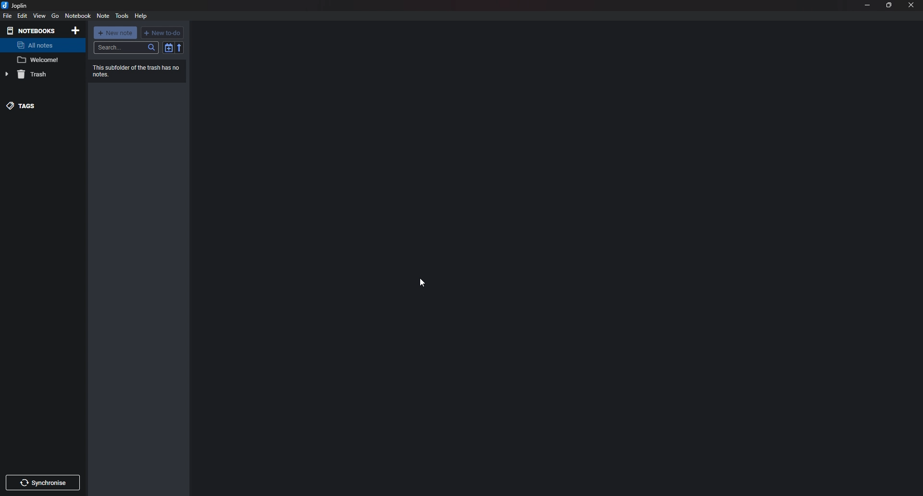 The height and width of the screenshot is (496, 923). I want to click on Add notebooks, so click(75, 30).